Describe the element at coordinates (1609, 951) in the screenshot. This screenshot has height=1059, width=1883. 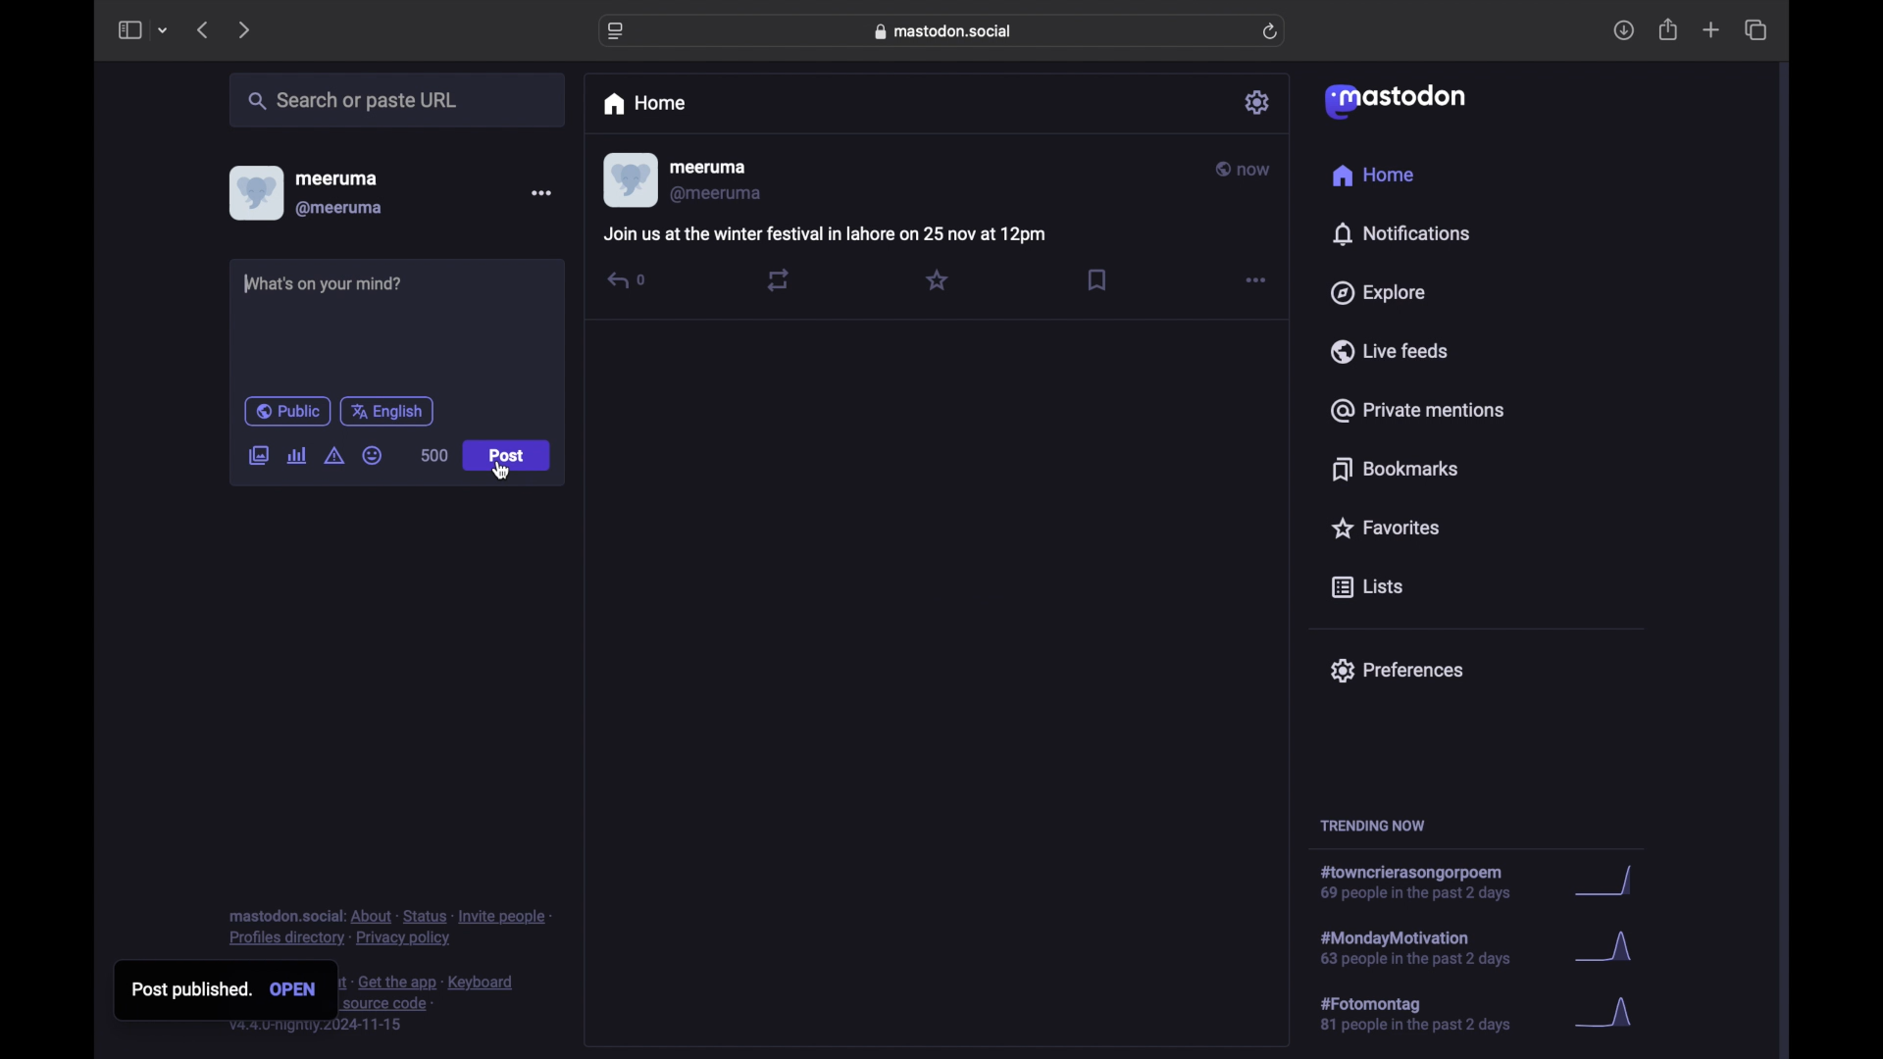
I see `graph` at that location.